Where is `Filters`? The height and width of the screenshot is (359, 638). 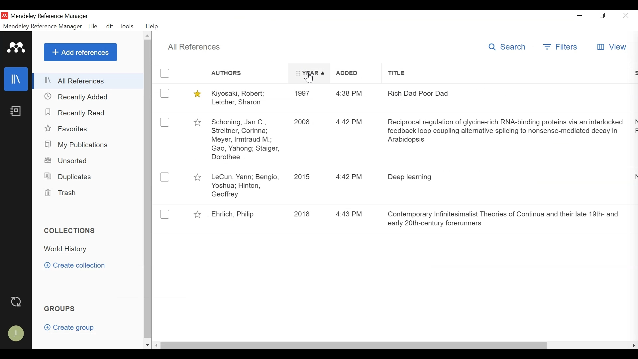 Filters is located at coordinates (561, 47).